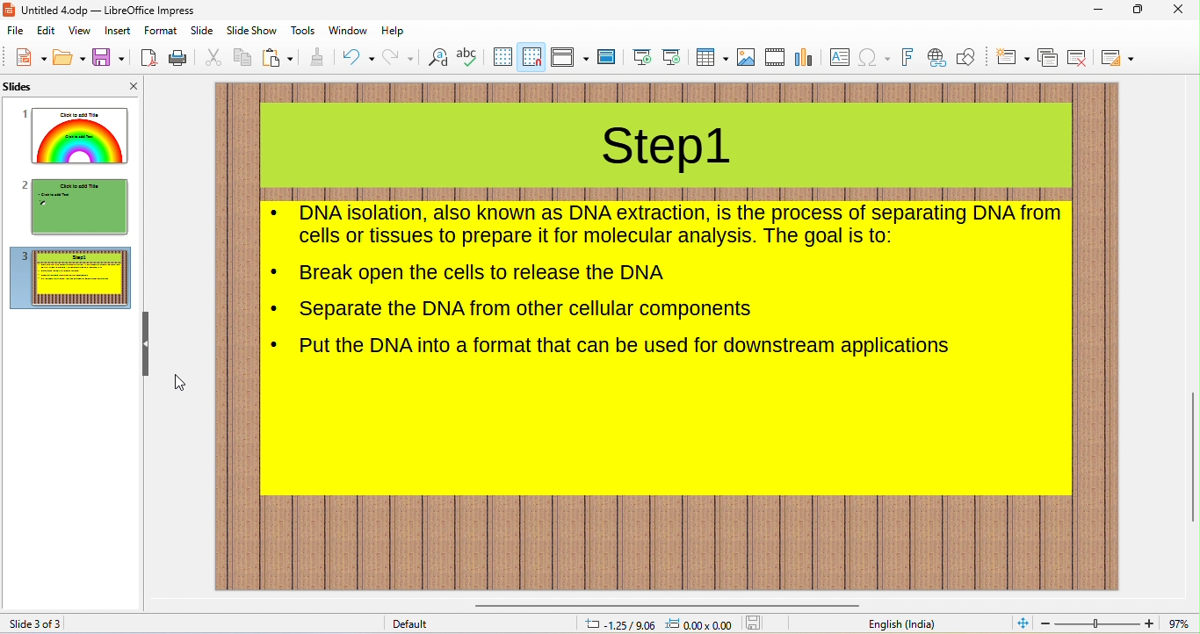  Describe the element at coordinates (276, 271) in the screenshot. I see `Dotted list` at that location.